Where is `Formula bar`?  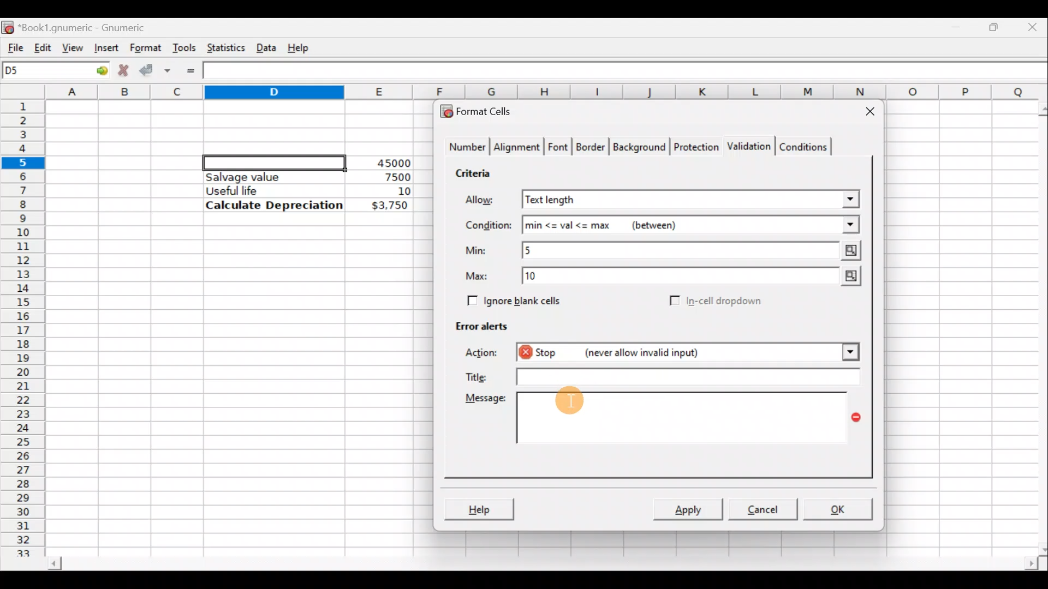
Formula bar is located at coordinates (628, 72).